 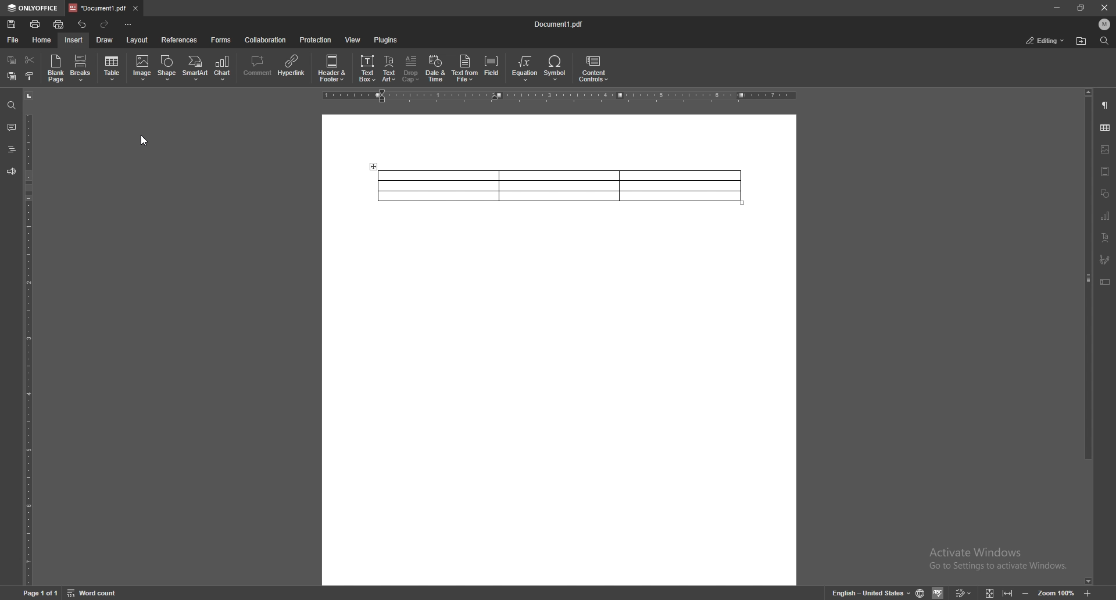 What do you see at coordinates (559, 404) in the screenshot?
I see `document` at bounding box center [559, 404].